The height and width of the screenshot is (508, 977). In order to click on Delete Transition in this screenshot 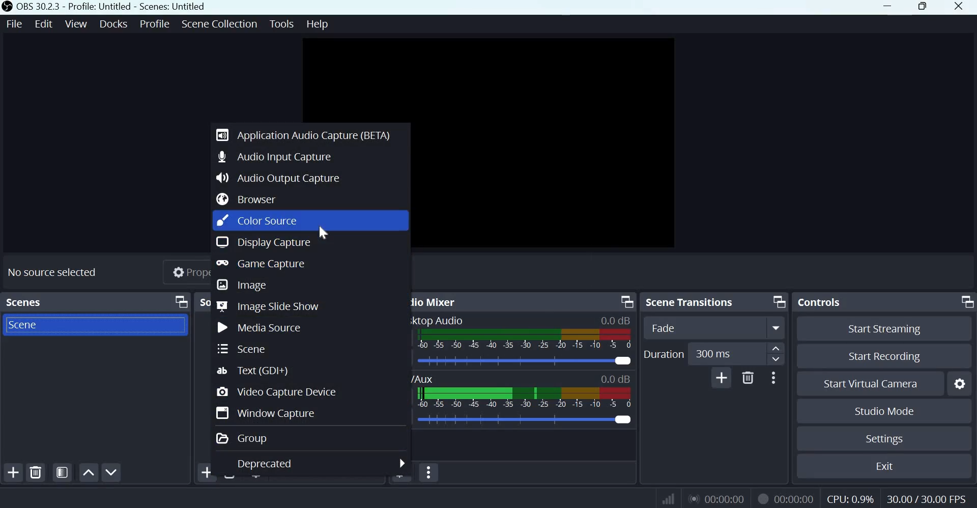, I will do `click(749, 377)`.